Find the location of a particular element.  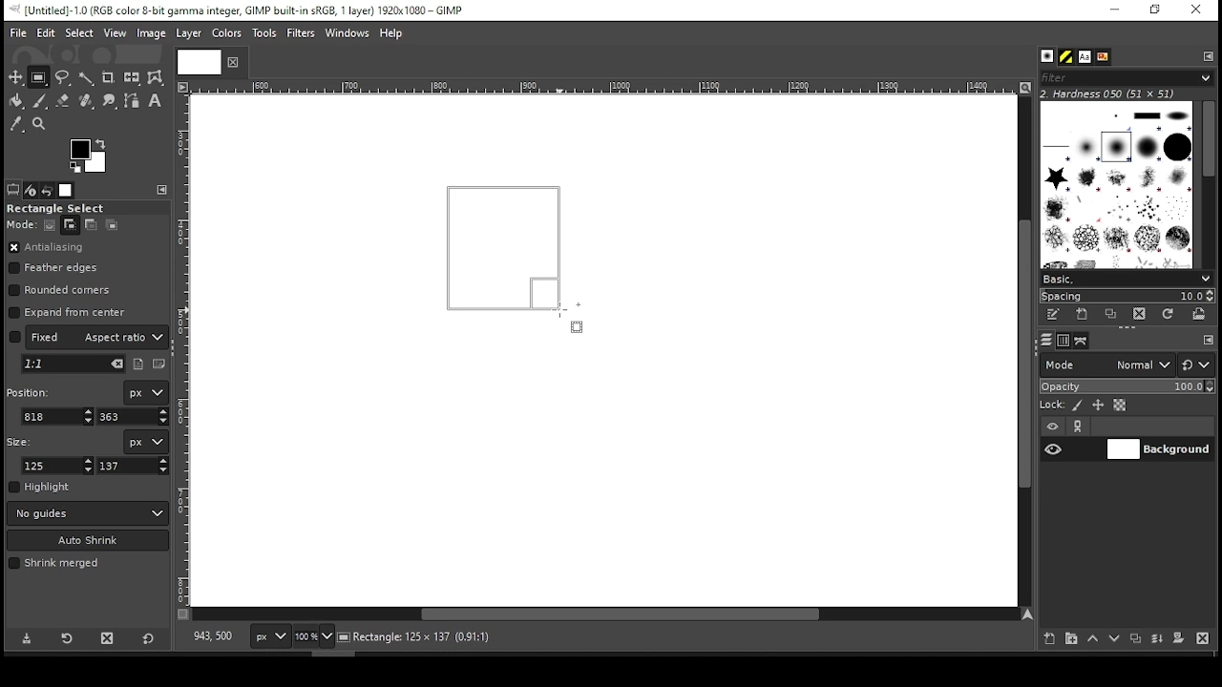

lock: is located at coordinates (1053, 406).